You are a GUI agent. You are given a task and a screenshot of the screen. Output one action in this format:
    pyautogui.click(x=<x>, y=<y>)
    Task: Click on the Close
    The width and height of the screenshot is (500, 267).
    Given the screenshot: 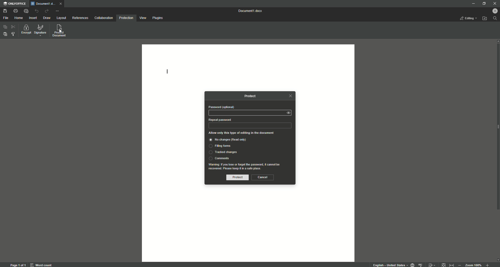 What is the action you would take?
    pyautogui.click(x=494, y=3)
    